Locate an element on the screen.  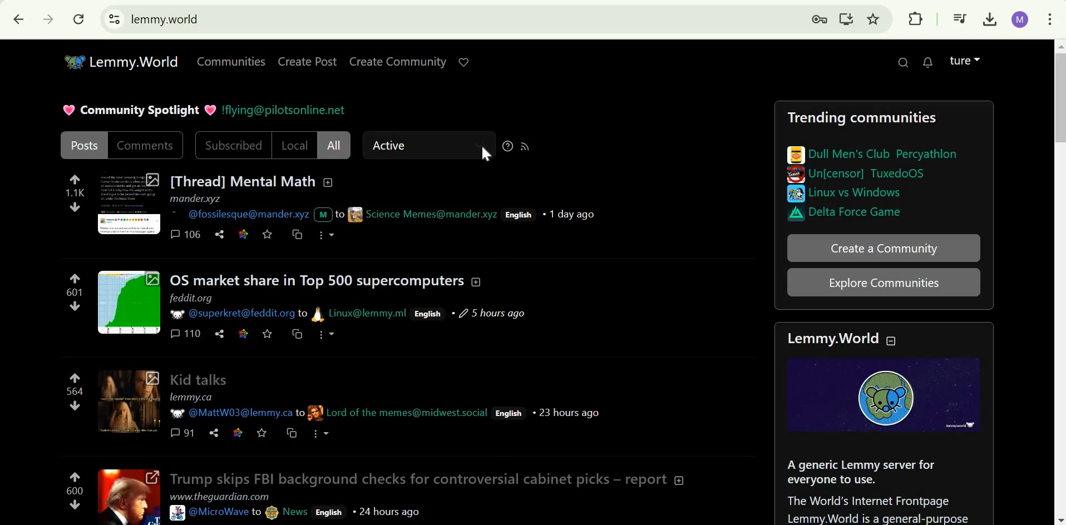
sorting help is located at coordinates (508, 146).